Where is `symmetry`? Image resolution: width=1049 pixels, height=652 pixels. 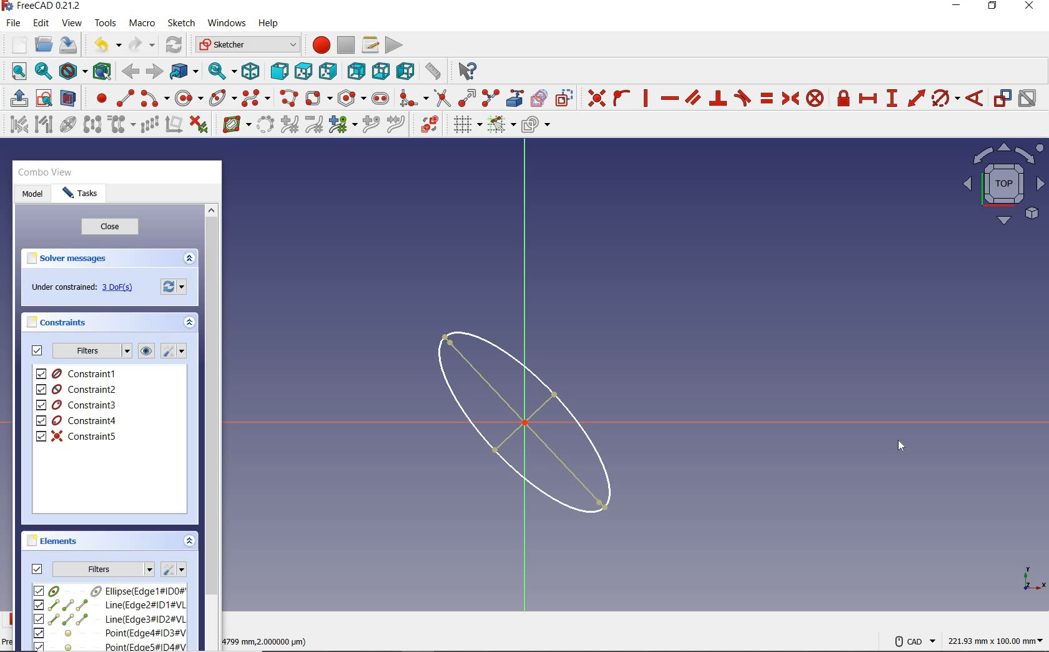 symmetry is located at coordinates (93, 124).